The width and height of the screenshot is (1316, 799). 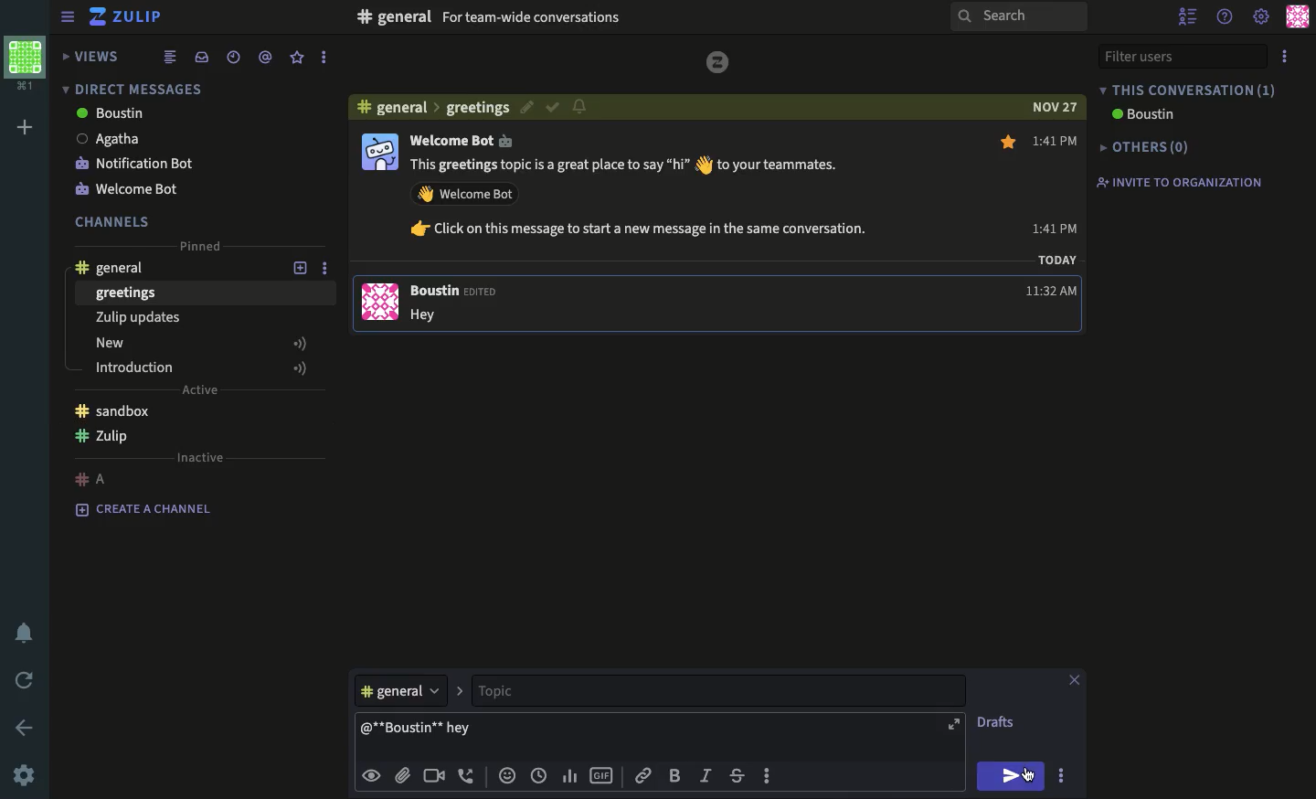 What do you see at coordinates (952, 720) in the screenshot?
I see `expand` at bounding box center [952, 720].